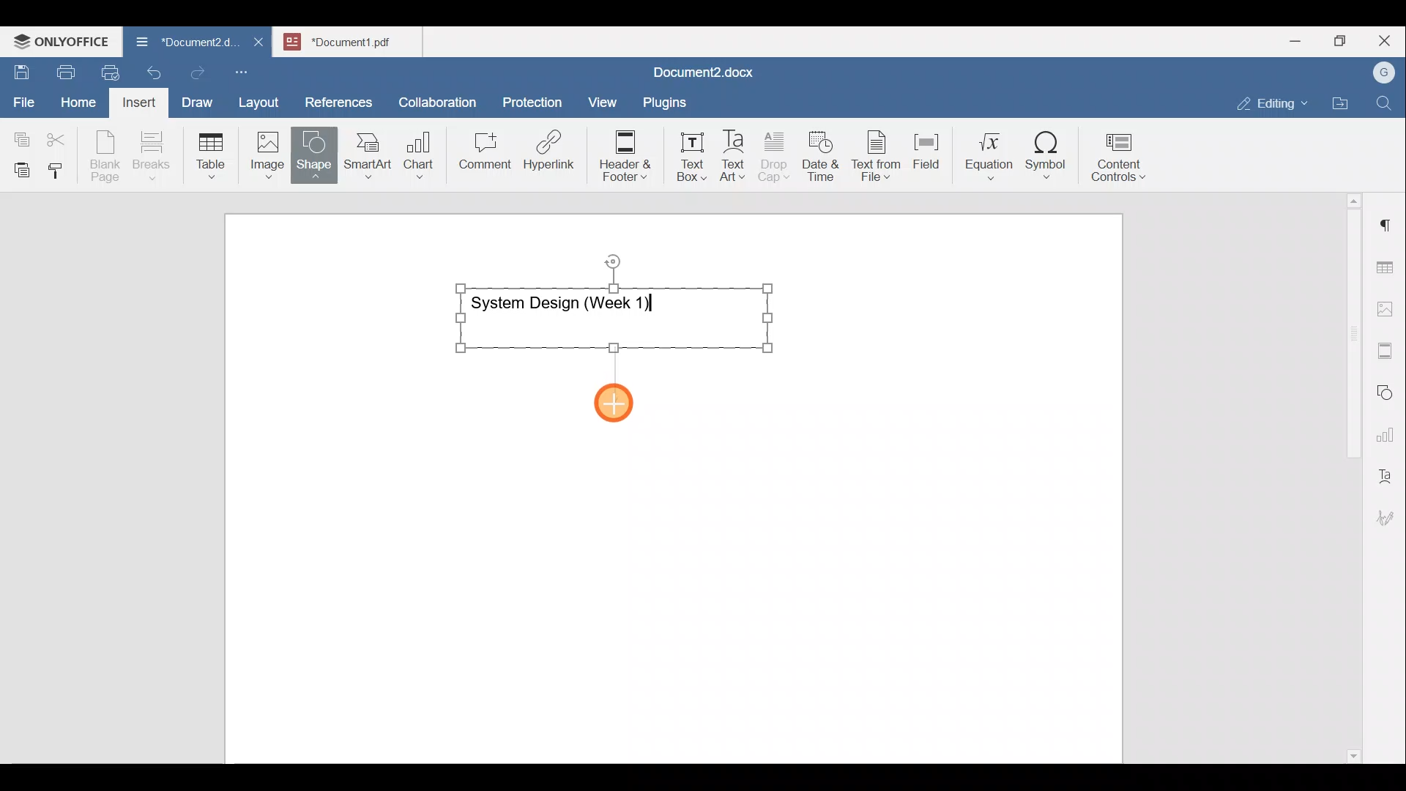 The height and width of the screenshot is (791, 1406). Describe the element at coordinates (62, 40) in the screenshot. I see `ONLYOFFICE` at that location.